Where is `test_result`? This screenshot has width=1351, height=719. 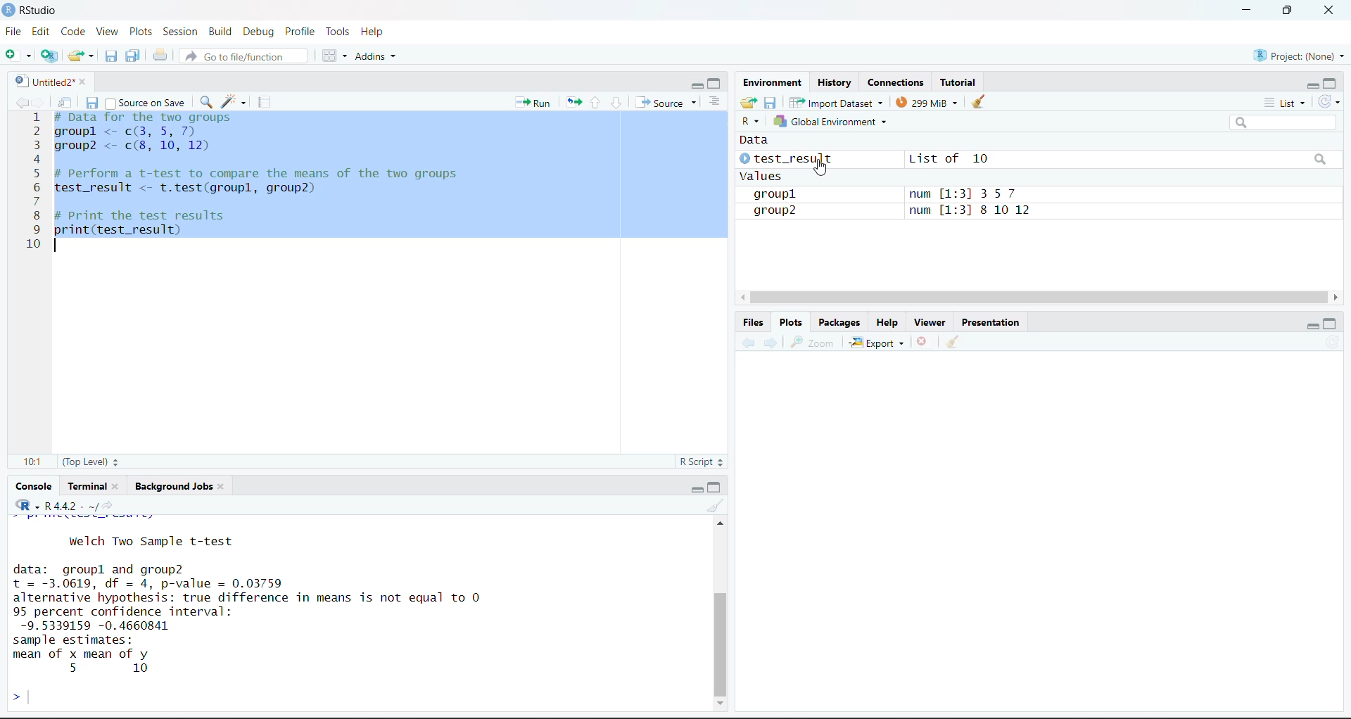
test_result is located at coordinates (787, 158).